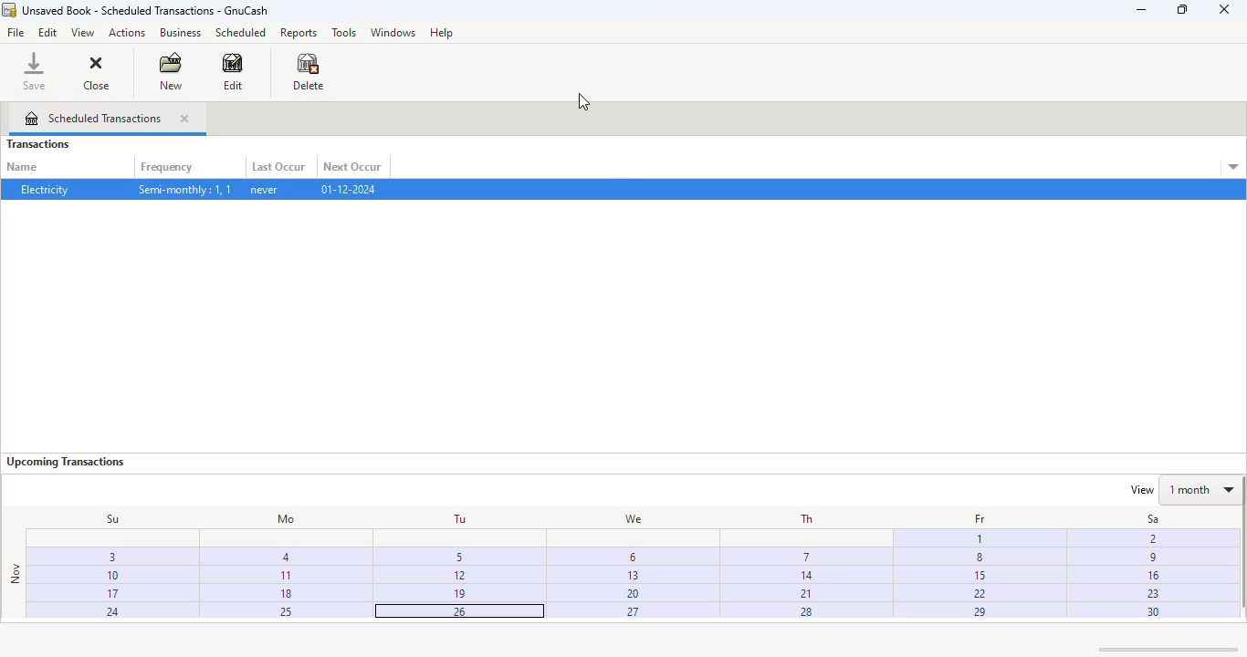 This screenshot has width=1247, height=657. I want to click on new, so click(170, 70).